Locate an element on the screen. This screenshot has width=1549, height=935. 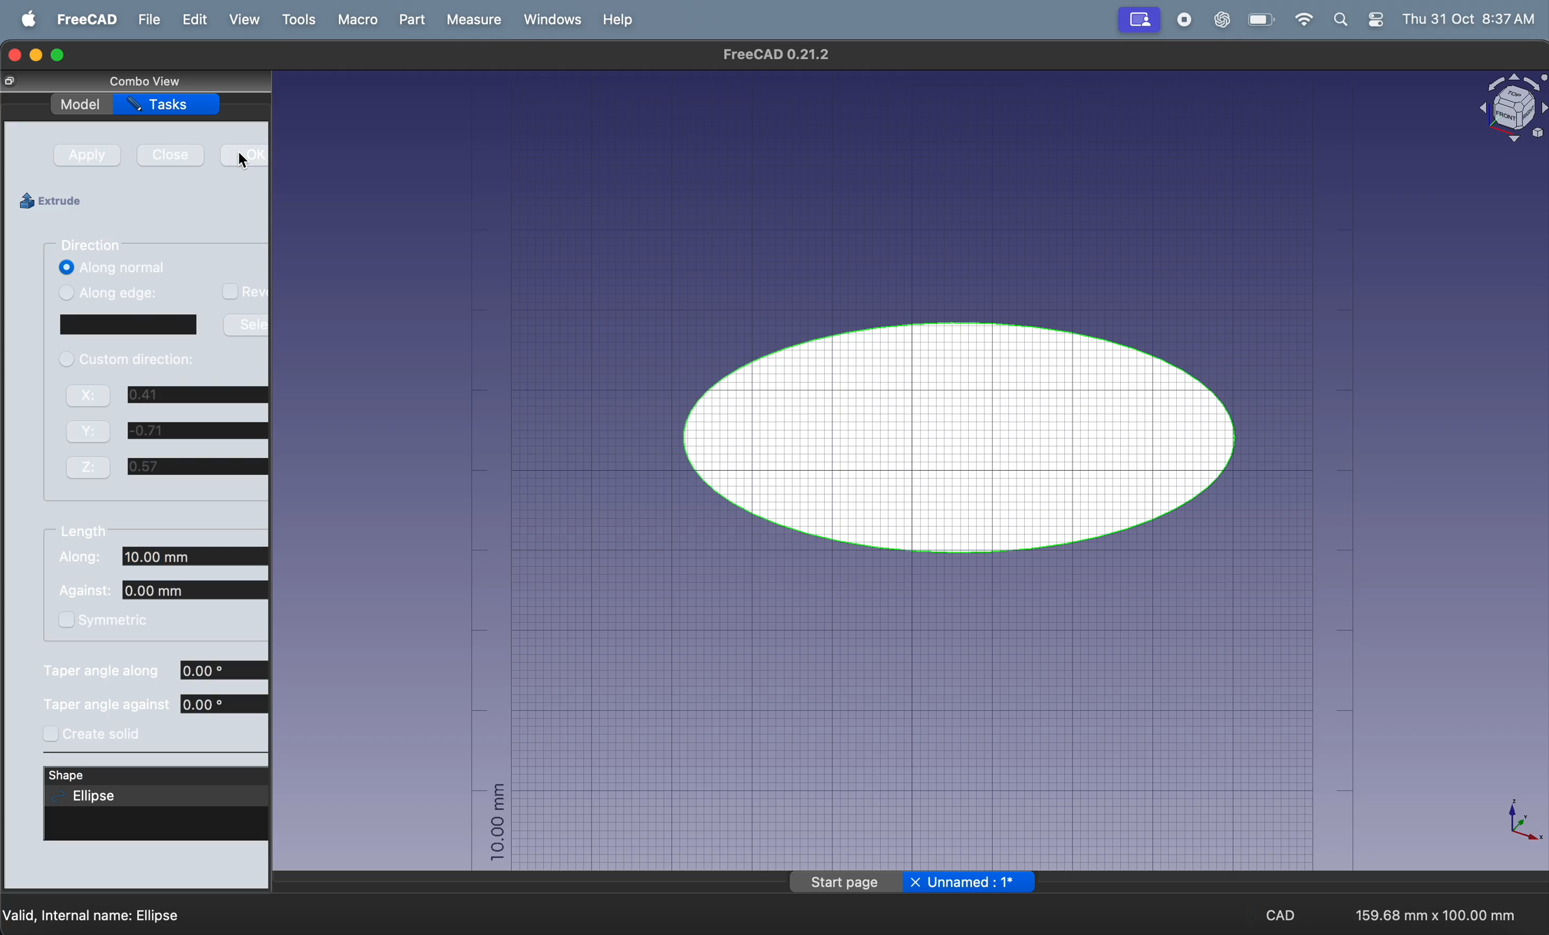
10.00 mm is located at coordinates (199, 558).